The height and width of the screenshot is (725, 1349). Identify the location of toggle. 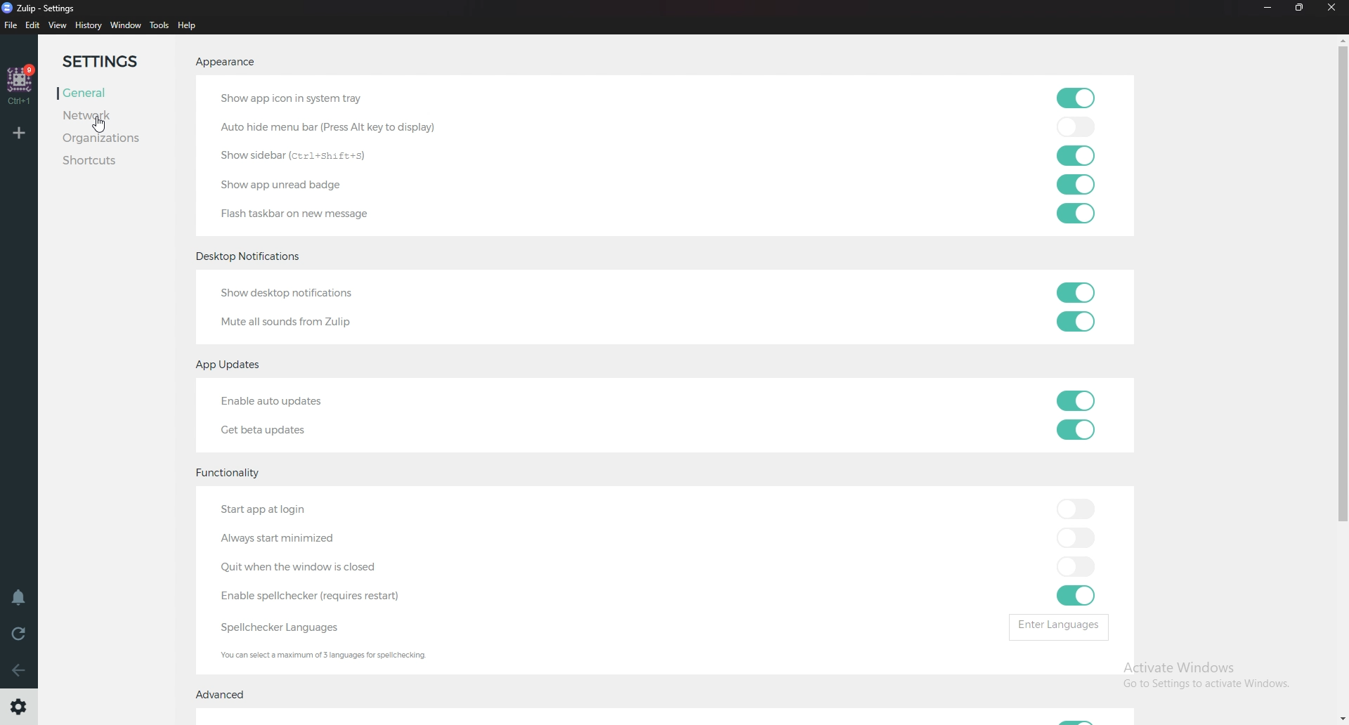
(1078, 97).